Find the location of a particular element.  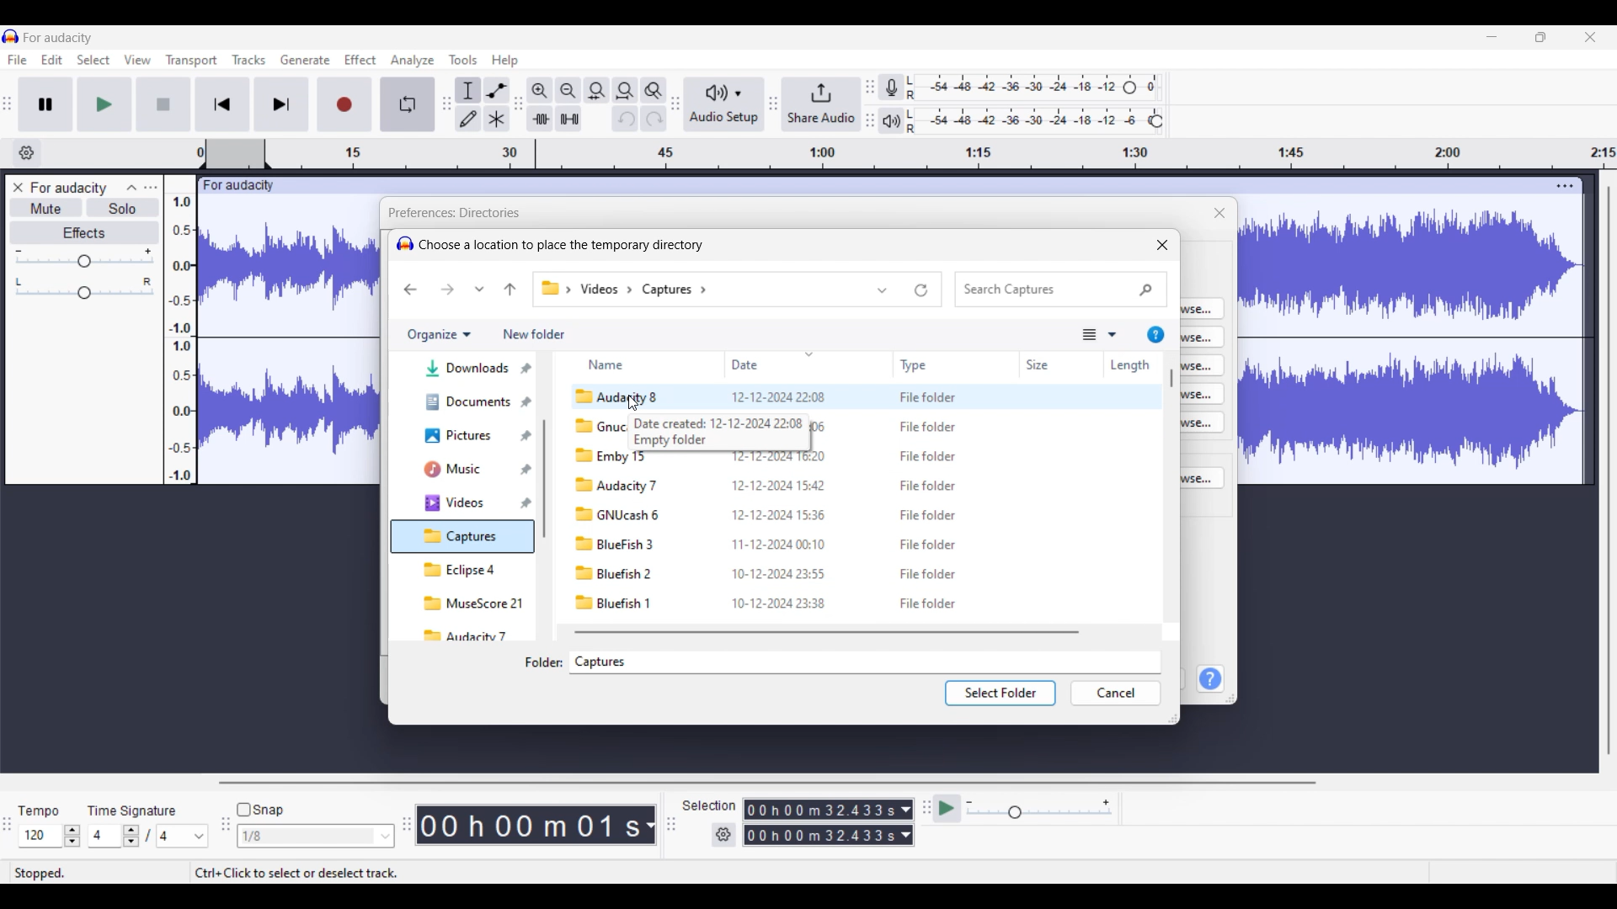

Status of current track is located at coordinates (42, 872).